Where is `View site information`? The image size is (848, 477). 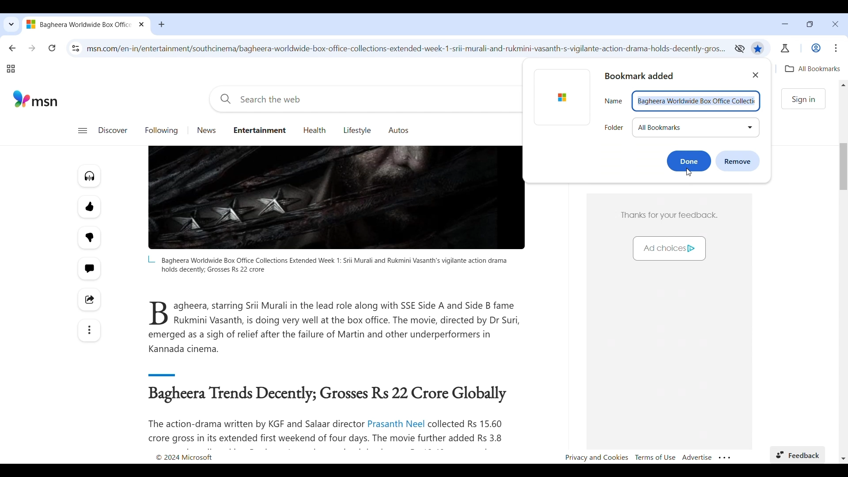 View site information is located at coordinates (76, 48).